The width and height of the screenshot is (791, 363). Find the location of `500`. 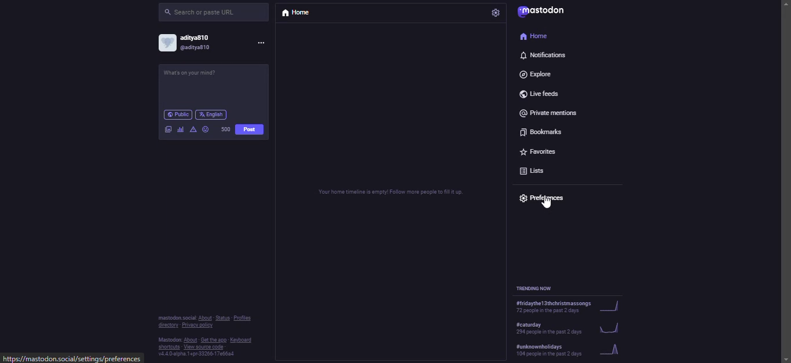

500 is located at coordinates (224, 128).